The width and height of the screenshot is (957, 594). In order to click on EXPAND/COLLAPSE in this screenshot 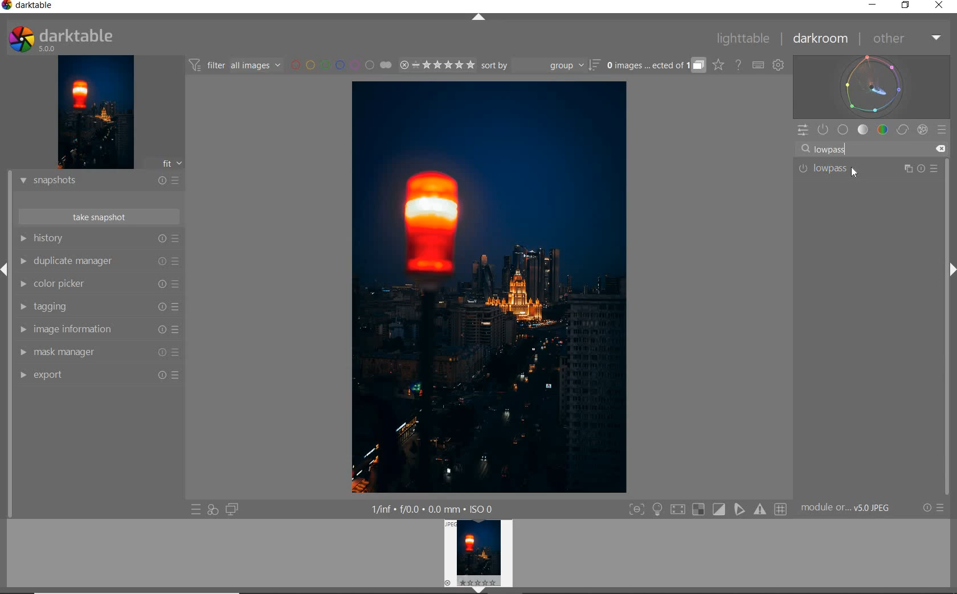, I will do `click(480, 19)`.